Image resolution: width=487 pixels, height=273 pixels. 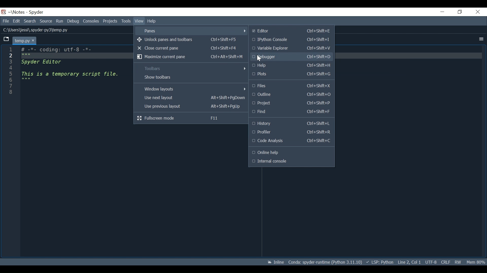 What do you see at coordinates (138, 21) in the screenshot?
I see `Help` at bounding box center [138, 21].